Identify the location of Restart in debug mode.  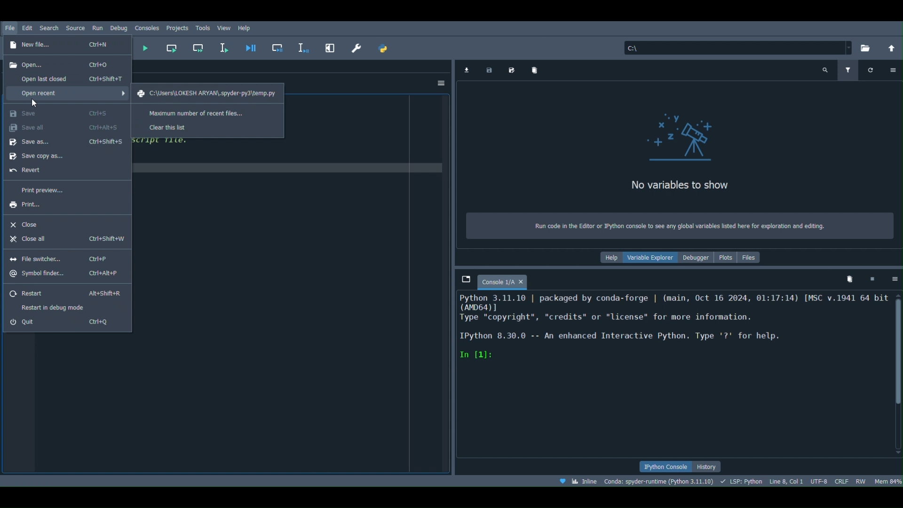
(56, 307).